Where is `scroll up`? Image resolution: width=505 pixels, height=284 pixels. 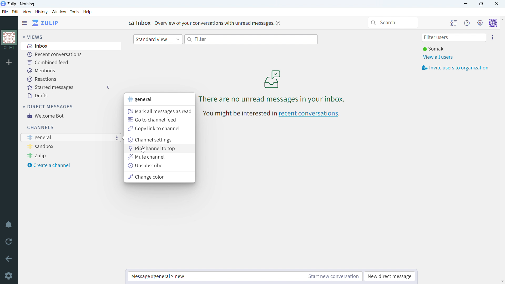 scroll up is located at coordinates (502, 19).